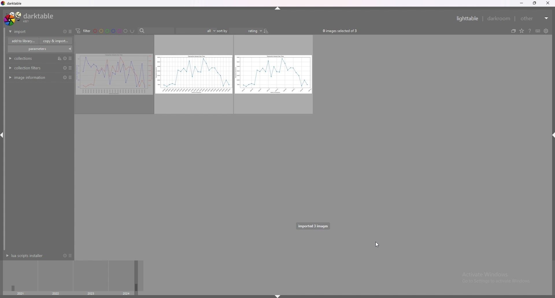  What do you see at coordinates (23, 58) in the screenshot?
I see `collections` at bounding box center [23, 58].